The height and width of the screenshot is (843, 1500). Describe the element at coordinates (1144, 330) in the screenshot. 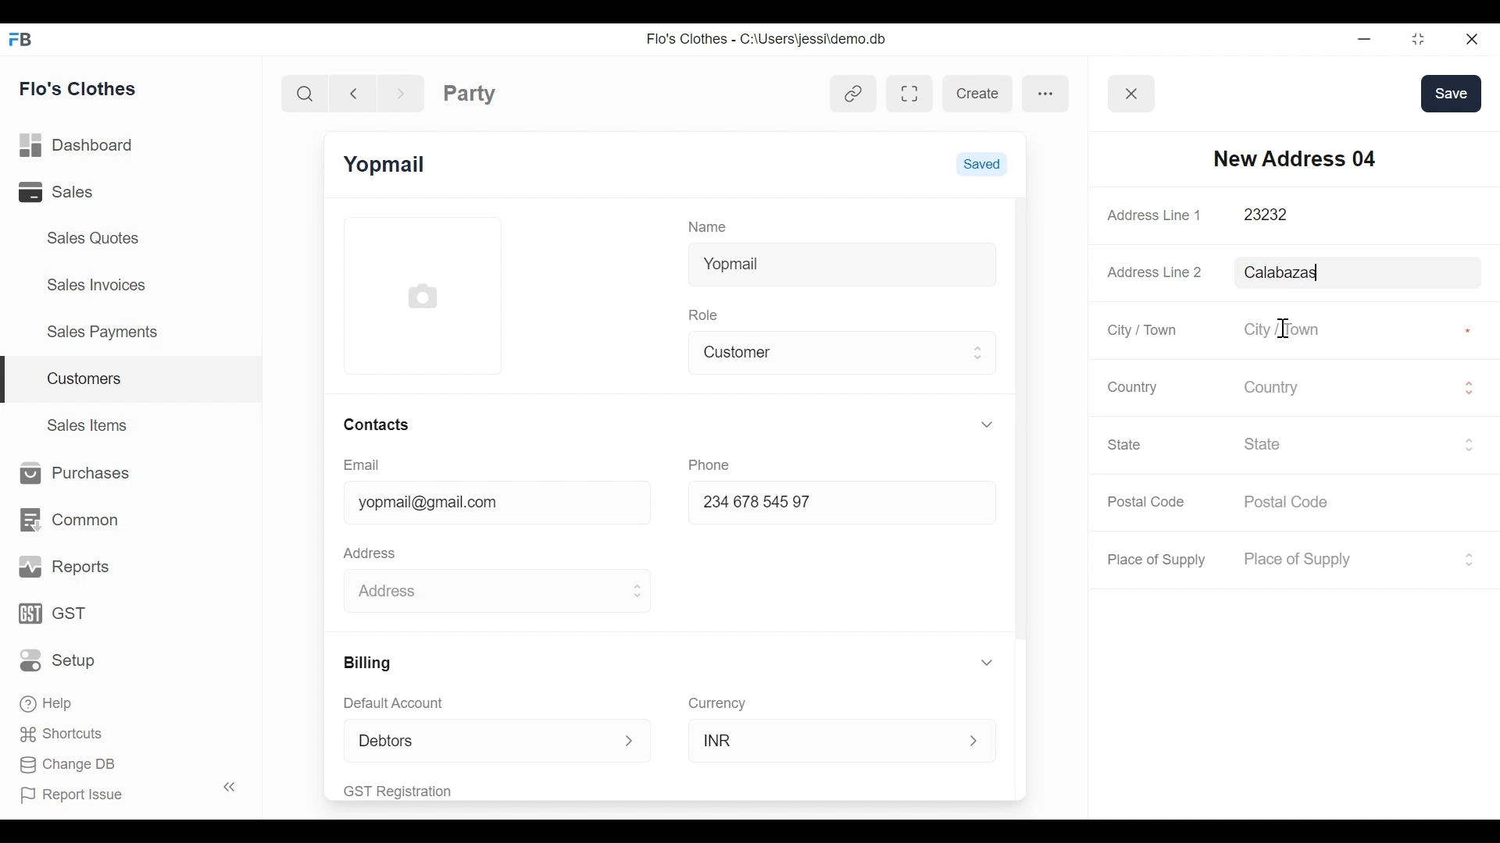

I see `City / Town` at that location.